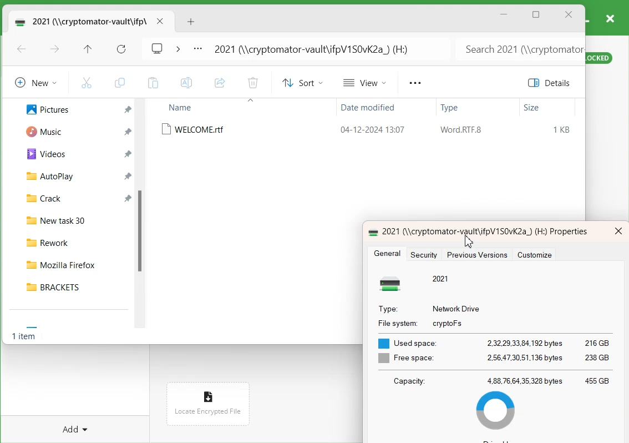 This screenshot has height=443, width=629. I want to click on Rework, so click(73, 241).